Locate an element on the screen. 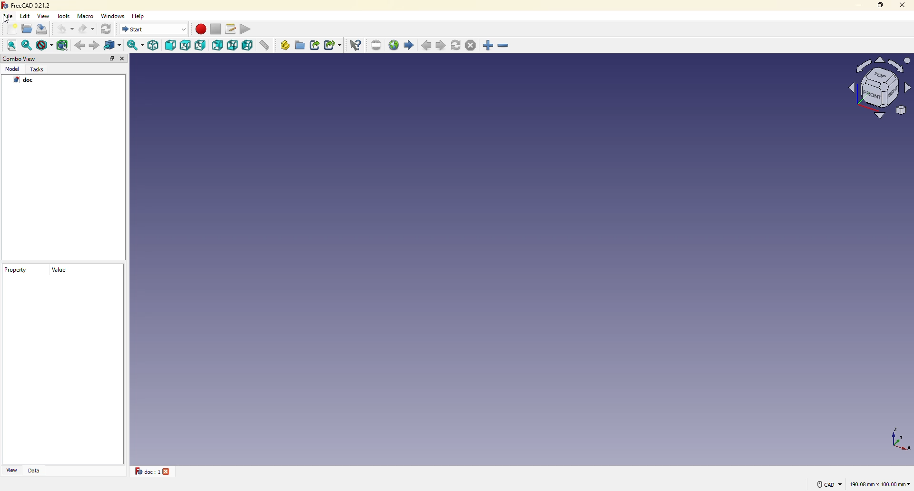 This screenshot has width=914, height=491. new is located at coordinates (12, 29).